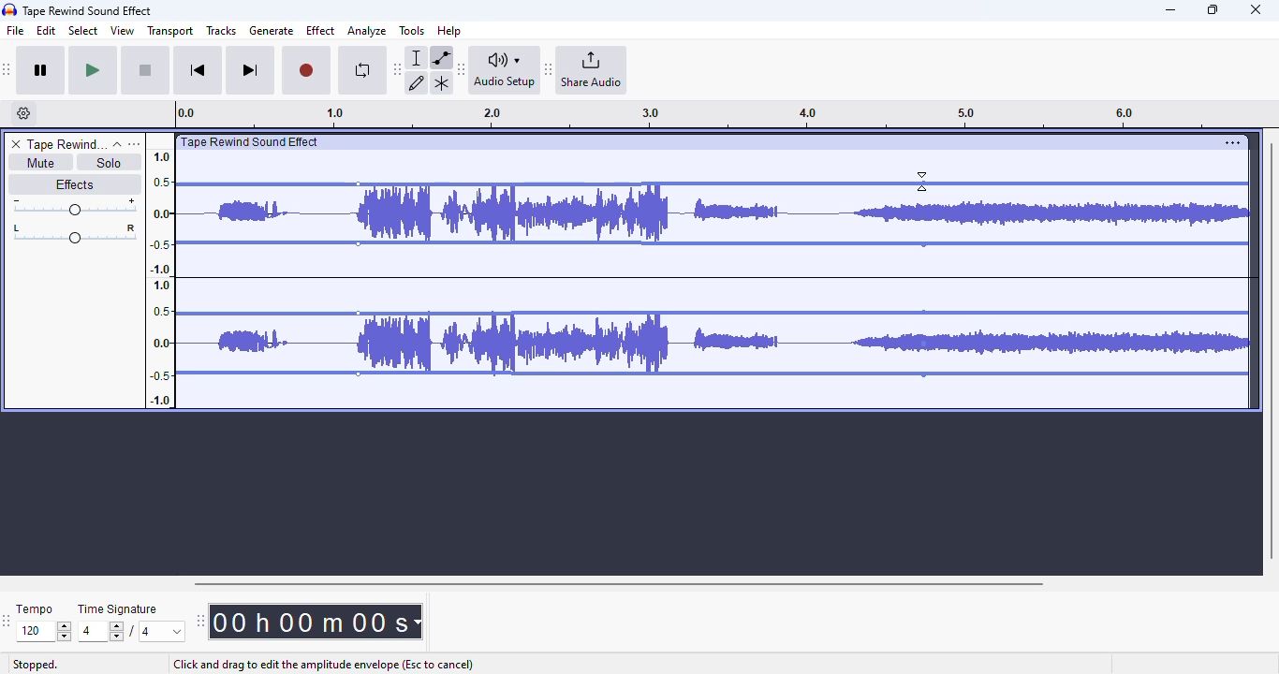 The width and height of the screenshot is (1279, 674). I want to click on timeline options, so click(24, 113).